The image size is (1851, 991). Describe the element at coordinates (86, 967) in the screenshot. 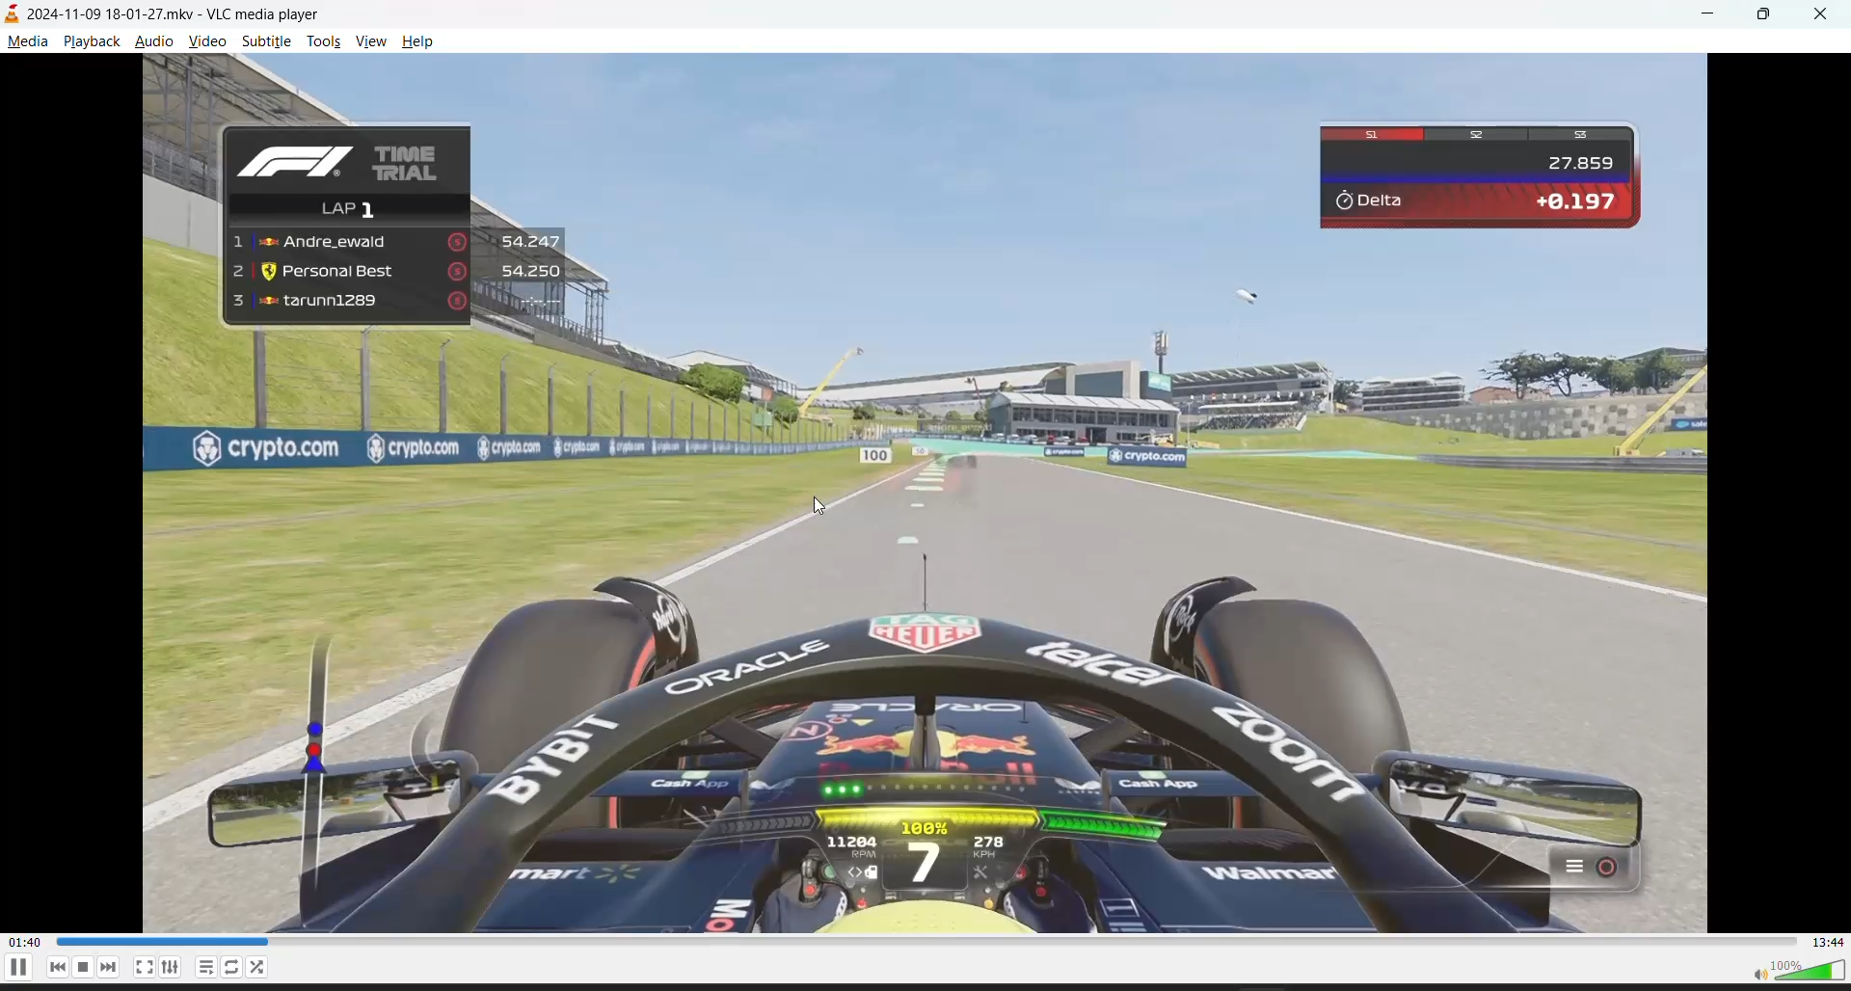

I see `stop` at that location.